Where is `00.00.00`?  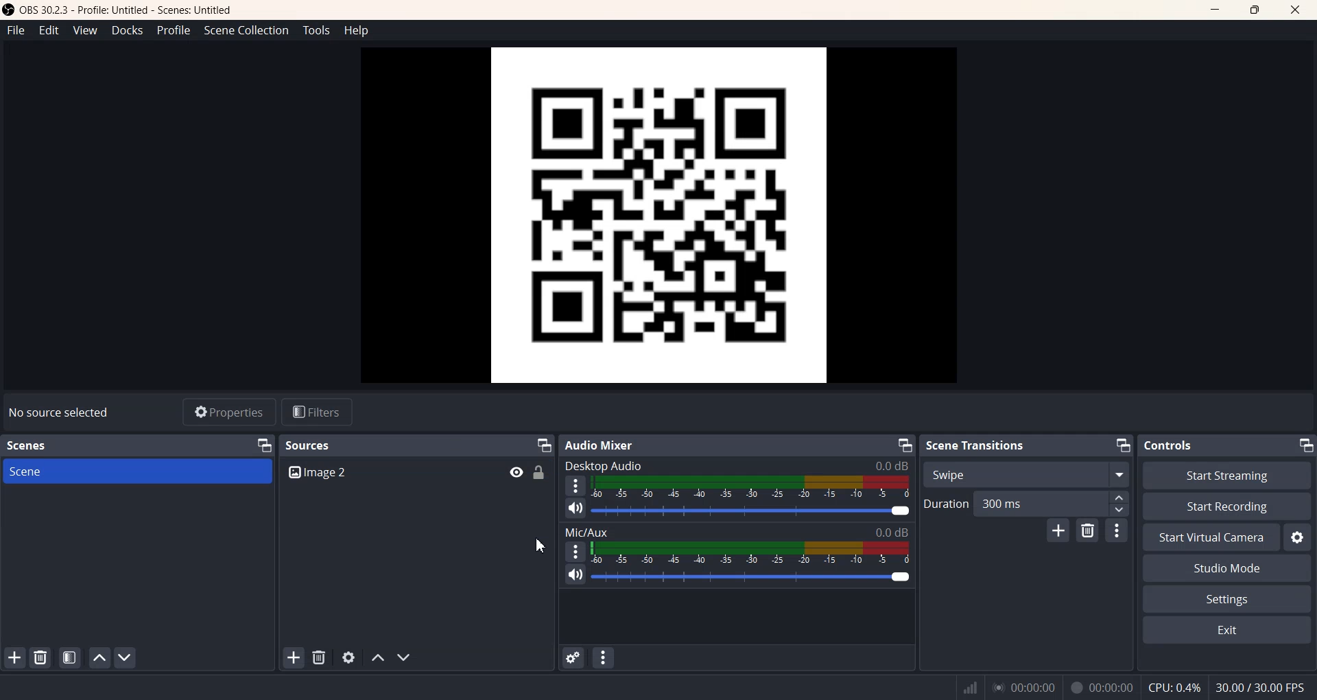 00.00.00 is located at coordinates (1101, 688).